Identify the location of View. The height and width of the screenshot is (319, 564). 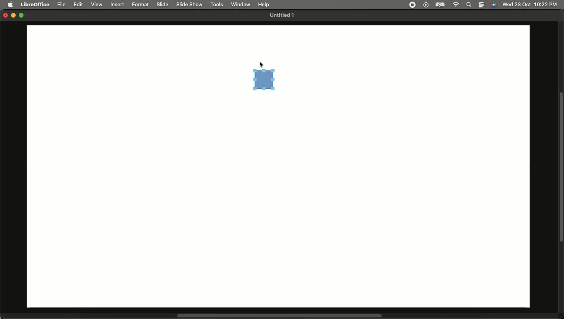
(97, 5).